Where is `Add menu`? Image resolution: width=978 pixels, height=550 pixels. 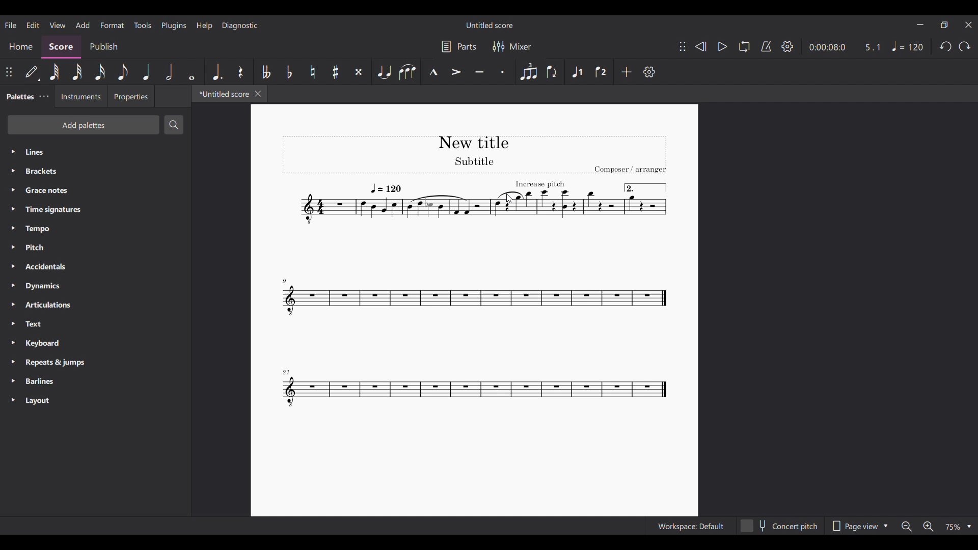 Add menu is located at coordinates (83, 25).